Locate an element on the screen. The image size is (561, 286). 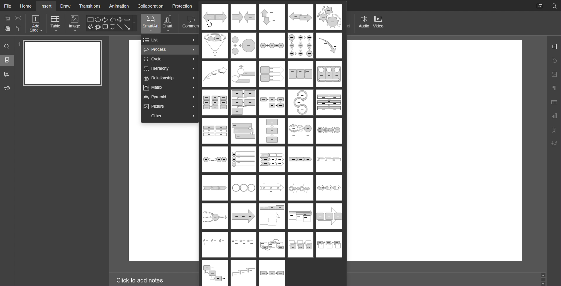
Slides is located at coordinates (7, 61).